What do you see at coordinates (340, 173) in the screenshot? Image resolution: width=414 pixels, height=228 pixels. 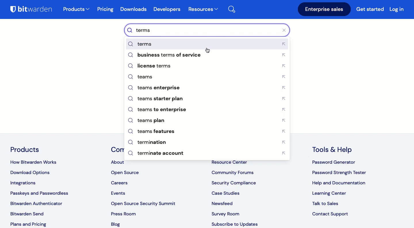 I see `password strength tester` at bounding box center [340, 173].